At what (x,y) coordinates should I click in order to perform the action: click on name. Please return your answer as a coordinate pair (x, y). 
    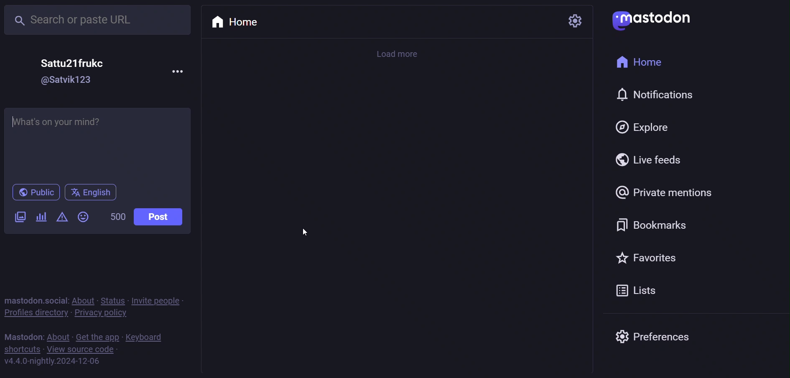
    Looking at the image, I should click on (73, 62).